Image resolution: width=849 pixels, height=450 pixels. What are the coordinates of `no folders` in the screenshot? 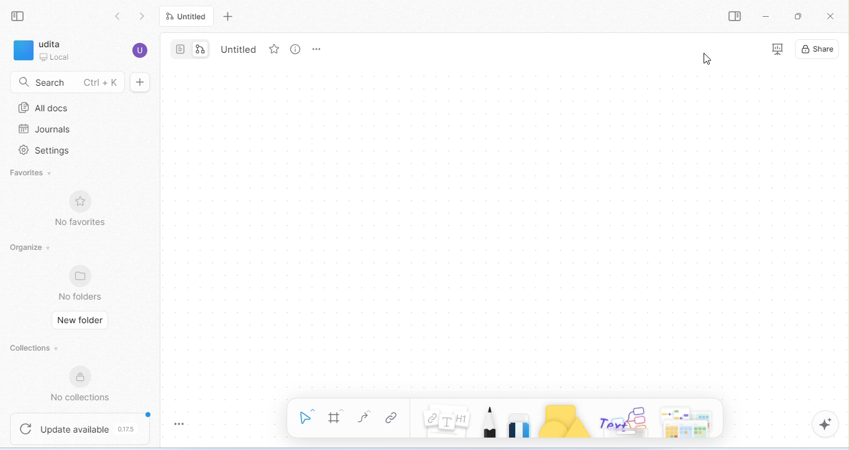 It's located at (82, 283).